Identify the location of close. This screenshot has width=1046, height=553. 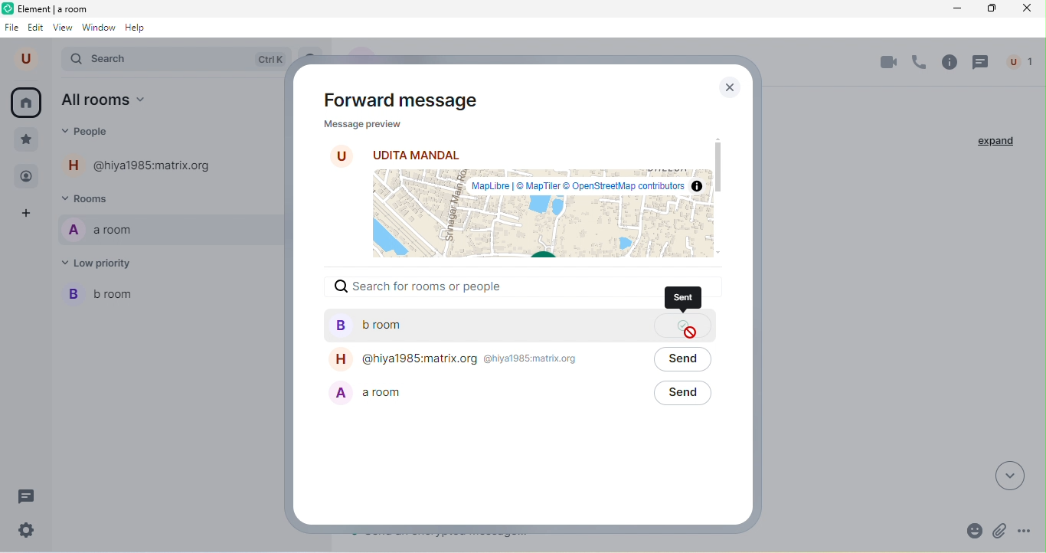
(1028, 9).